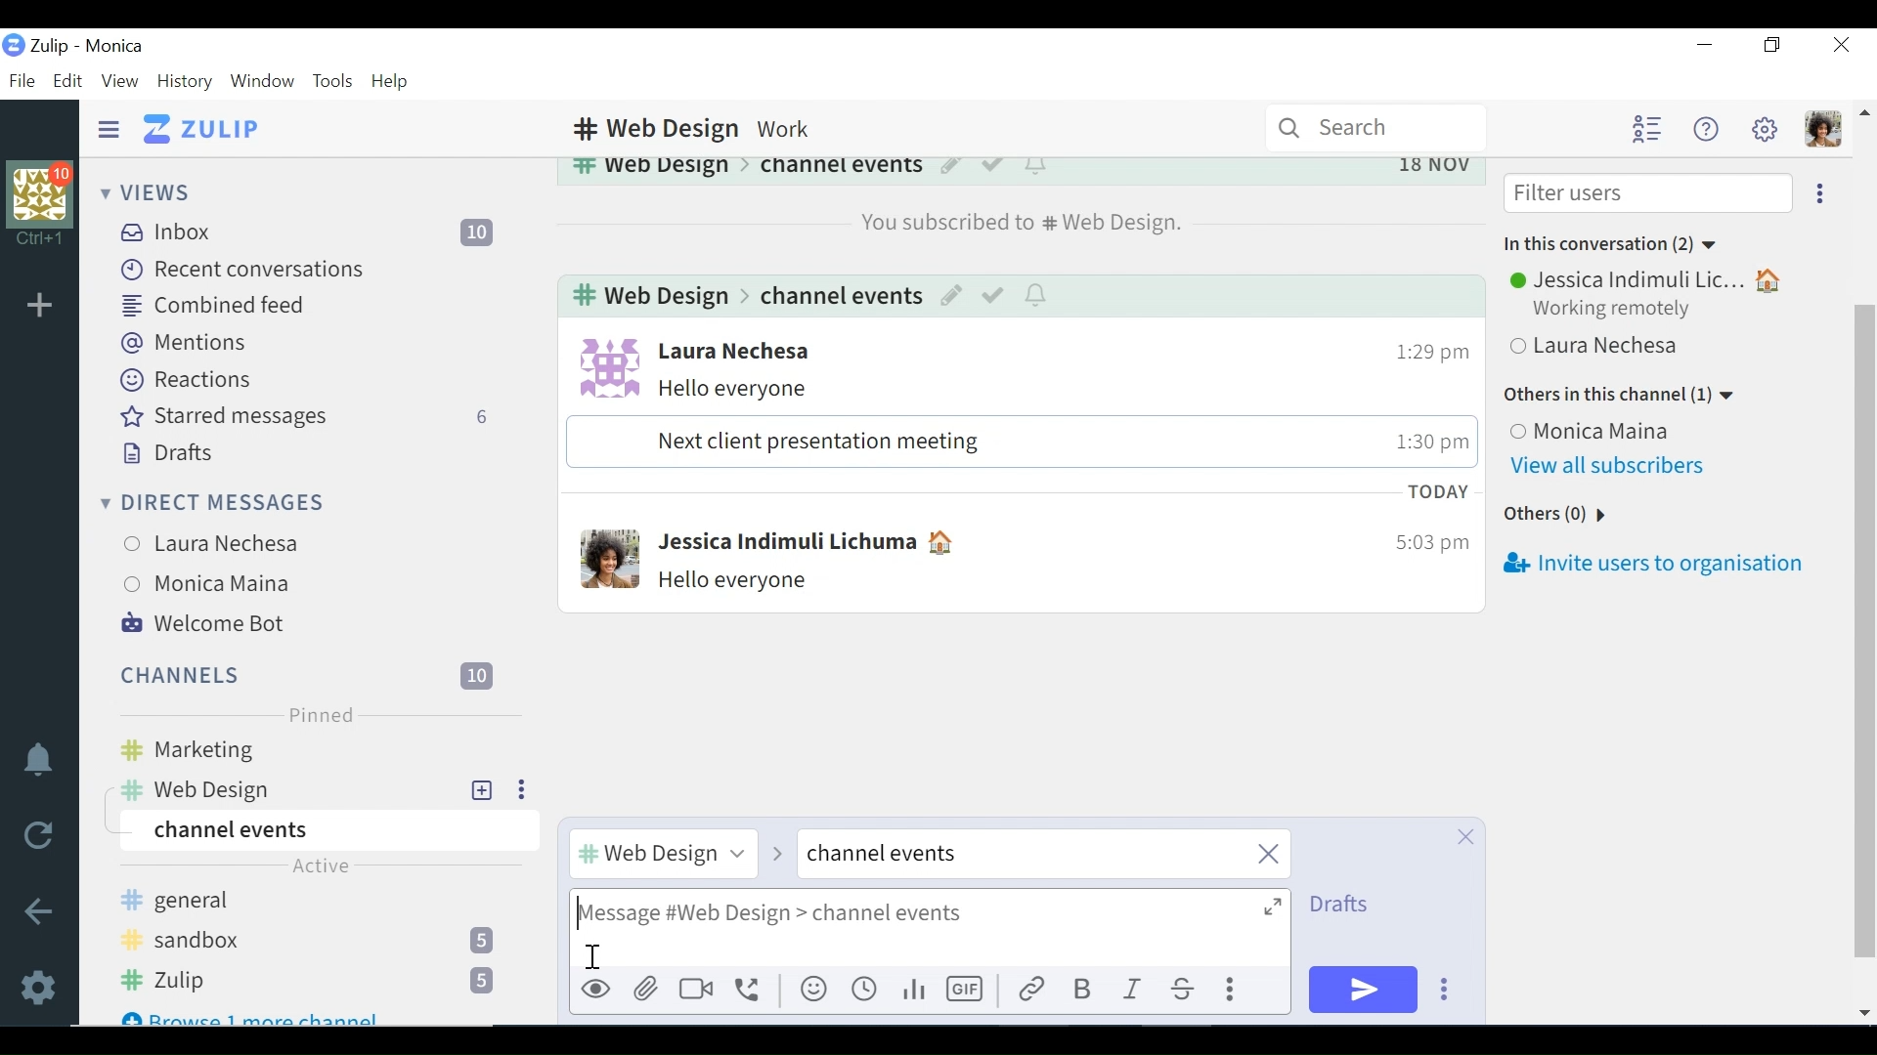 Image resolution: width=1877 pixels, height=1055 pixels. I want to click on Compose message (Hello everyone), so click(930, 928).